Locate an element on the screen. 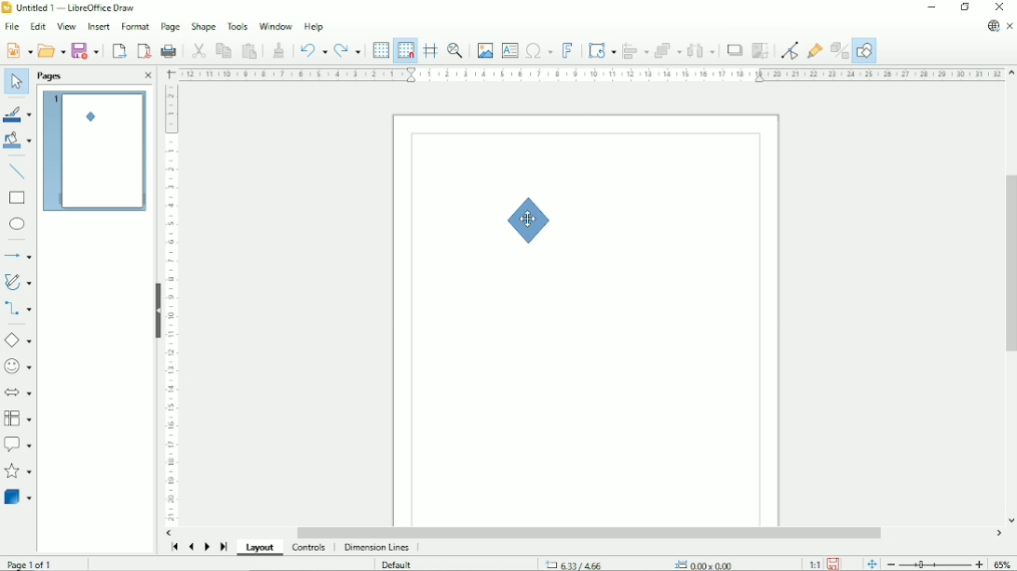  Export is located at coordinates (118, 50).